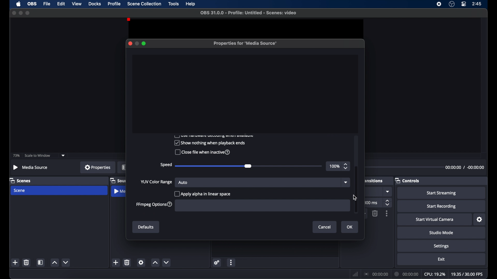  I want to click on 100%, so click(334, 166).